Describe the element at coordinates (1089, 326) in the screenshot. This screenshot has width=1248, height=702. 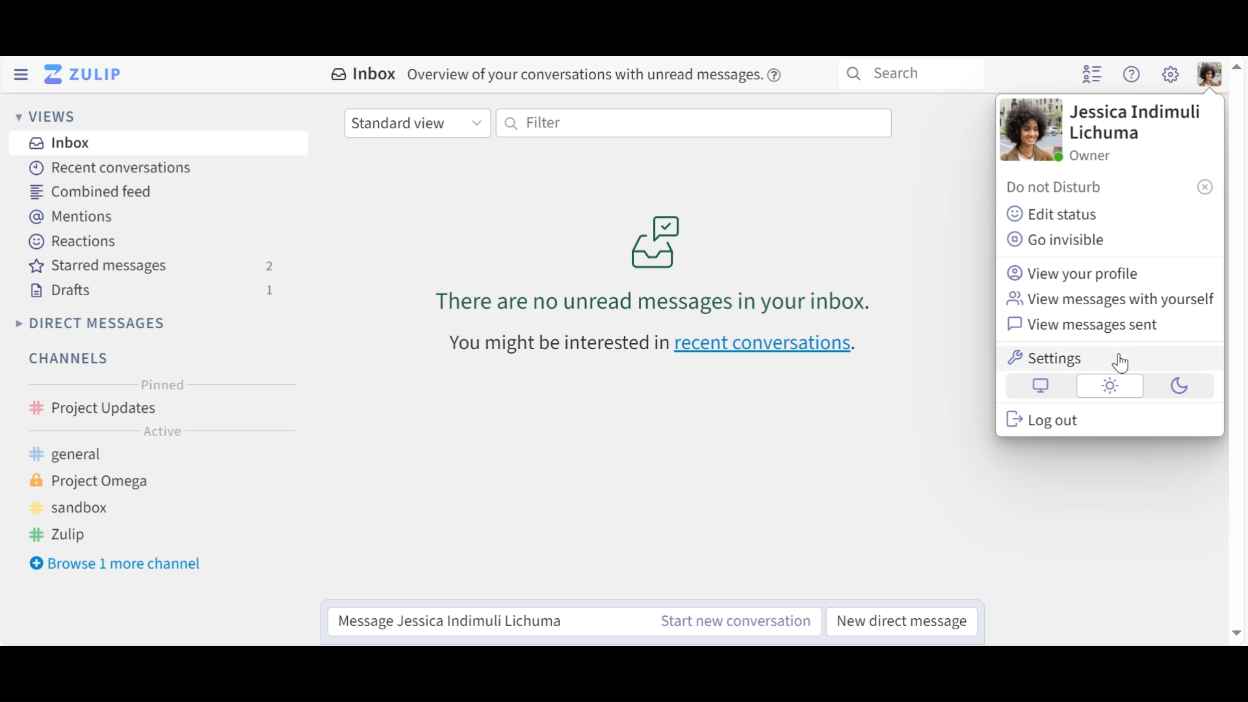
I see `View messages sent` at that location.